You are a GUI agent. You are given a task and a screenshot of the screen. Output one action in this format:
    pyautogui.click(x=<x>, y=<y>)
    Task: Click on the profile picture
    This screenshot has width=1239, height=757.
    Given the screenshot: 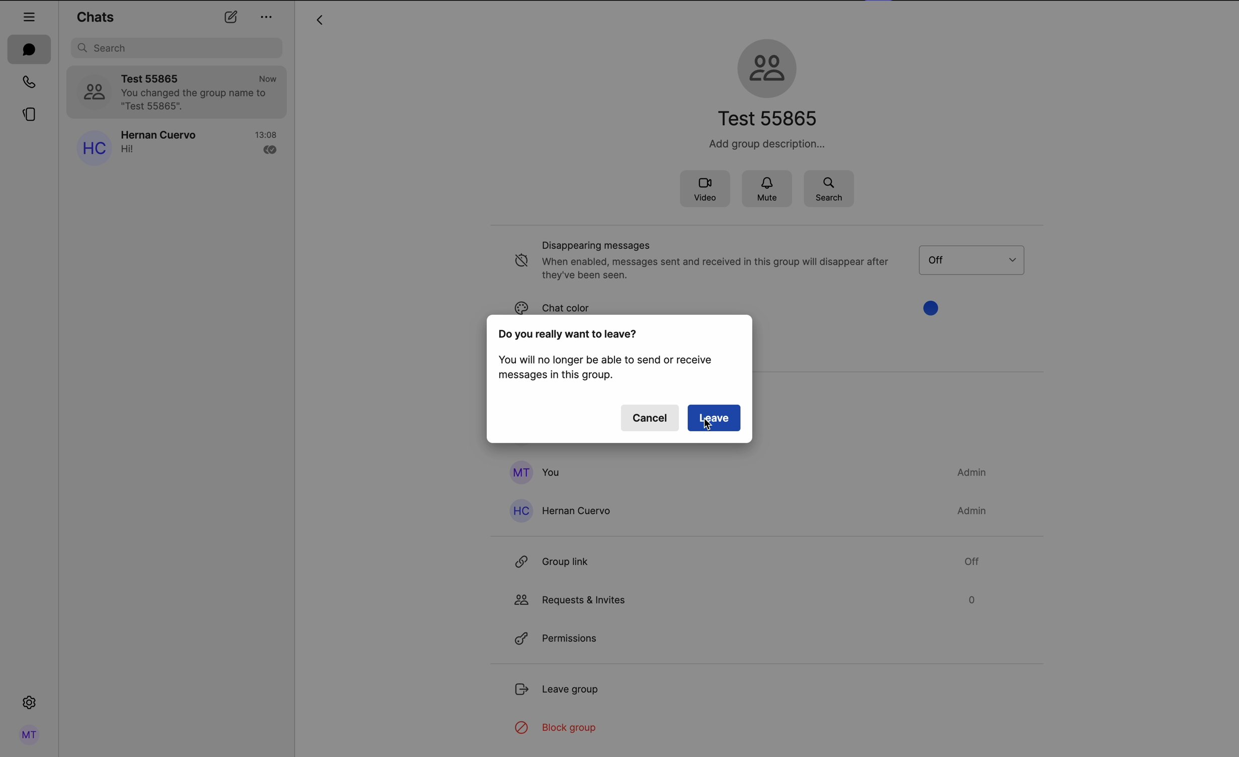 What is the action you would take?
    pyautogui.click(x=92, y=150)
    